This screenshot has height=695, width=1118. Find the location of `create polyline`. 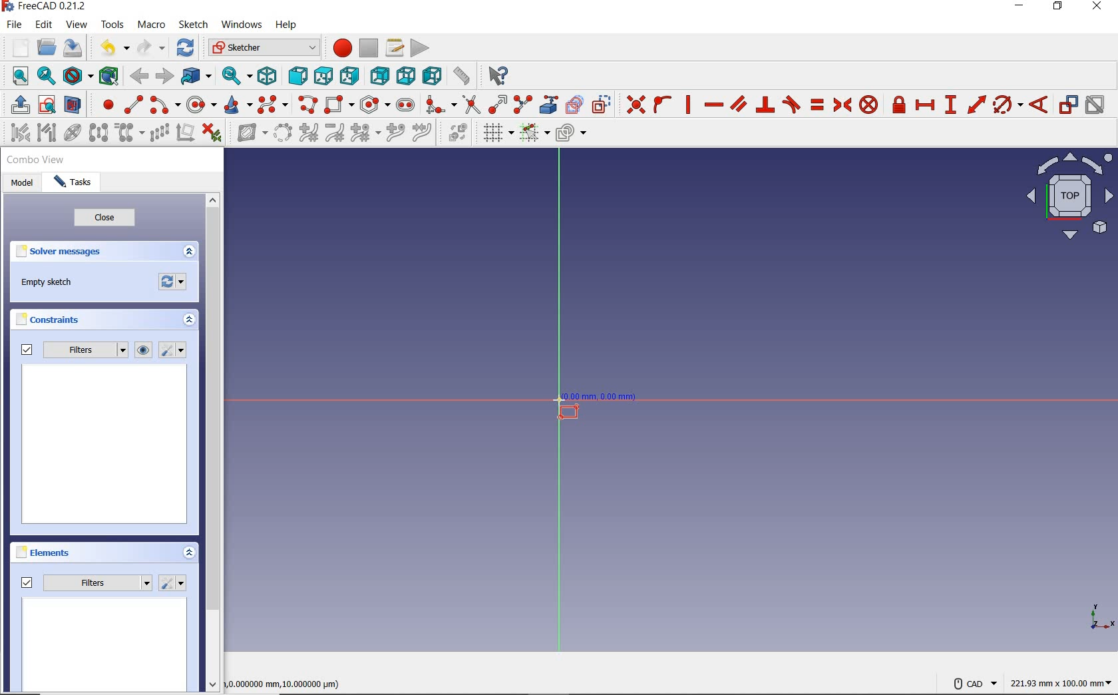

create polyline is located at coordinates (308, 106).